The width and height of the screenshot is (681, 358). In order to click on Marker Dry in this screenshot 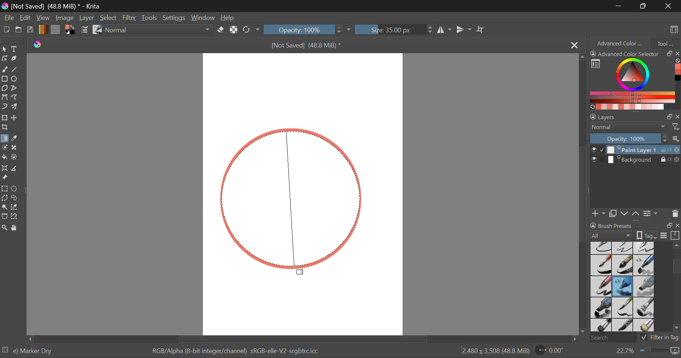, I will do `click(623, 286)`.